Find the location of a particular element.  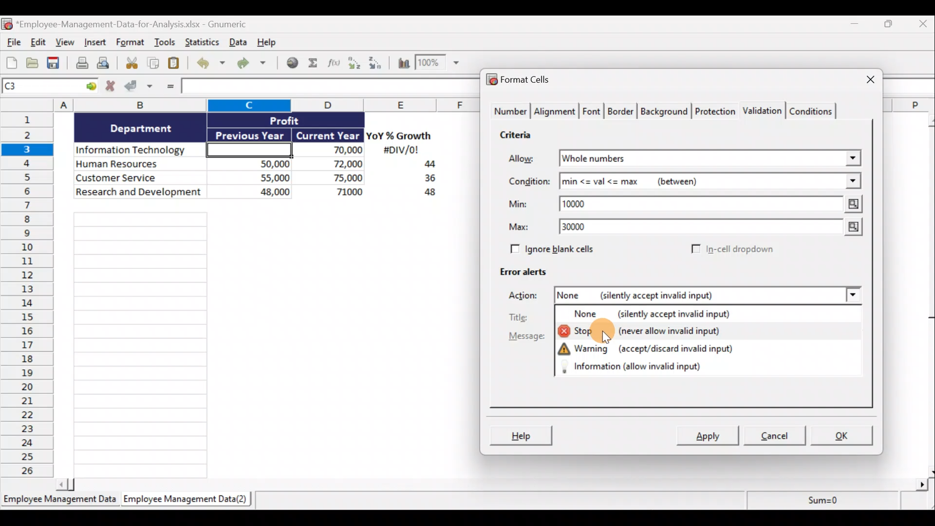

36 is located at coordinates (426, 180).